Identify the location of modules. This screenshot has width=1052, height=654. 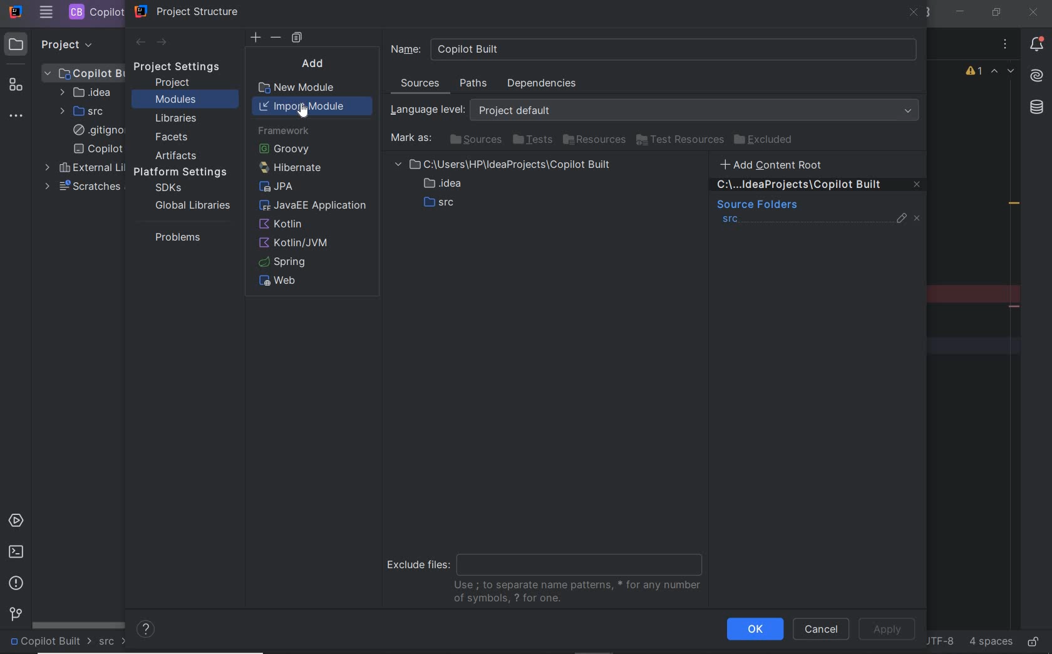
(175, 100).